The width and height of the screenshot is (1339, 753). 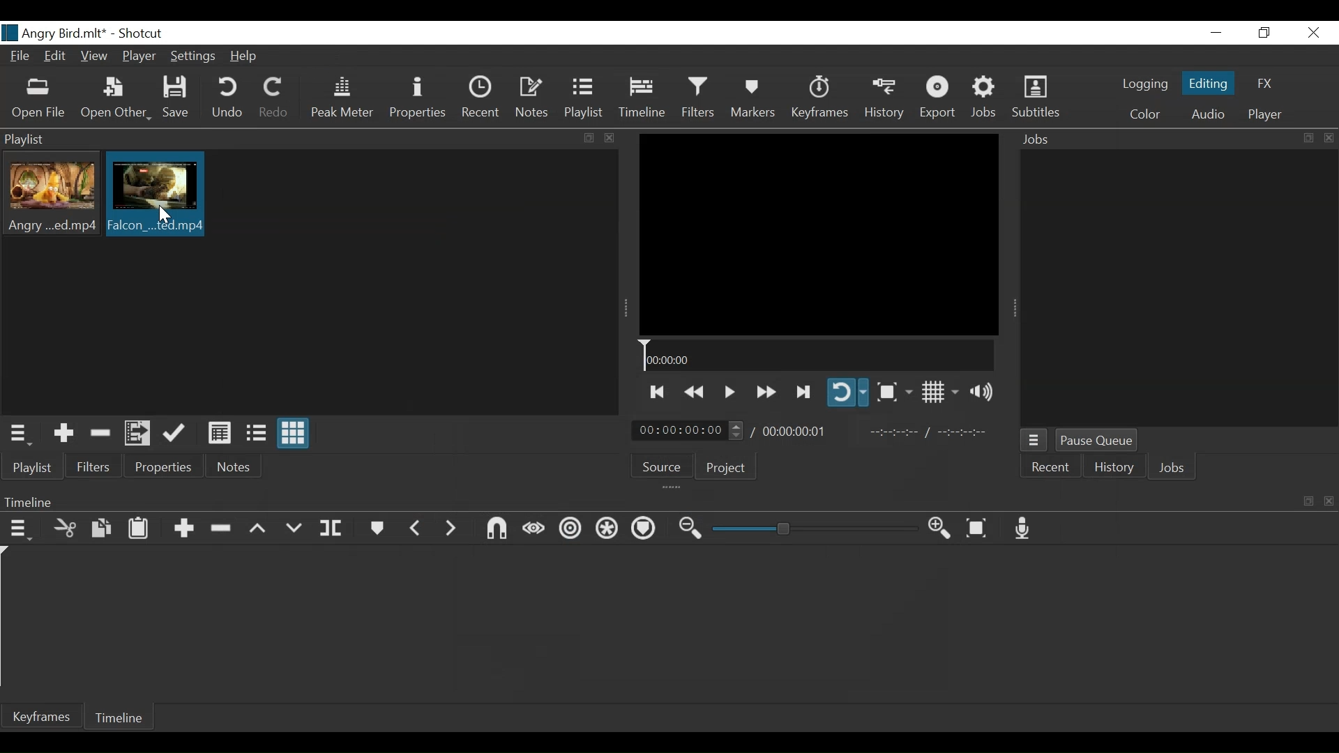 What do you see at coordinates (57, 57) in the screenshot?
I see `Edit` at bounding box center [57, 57].